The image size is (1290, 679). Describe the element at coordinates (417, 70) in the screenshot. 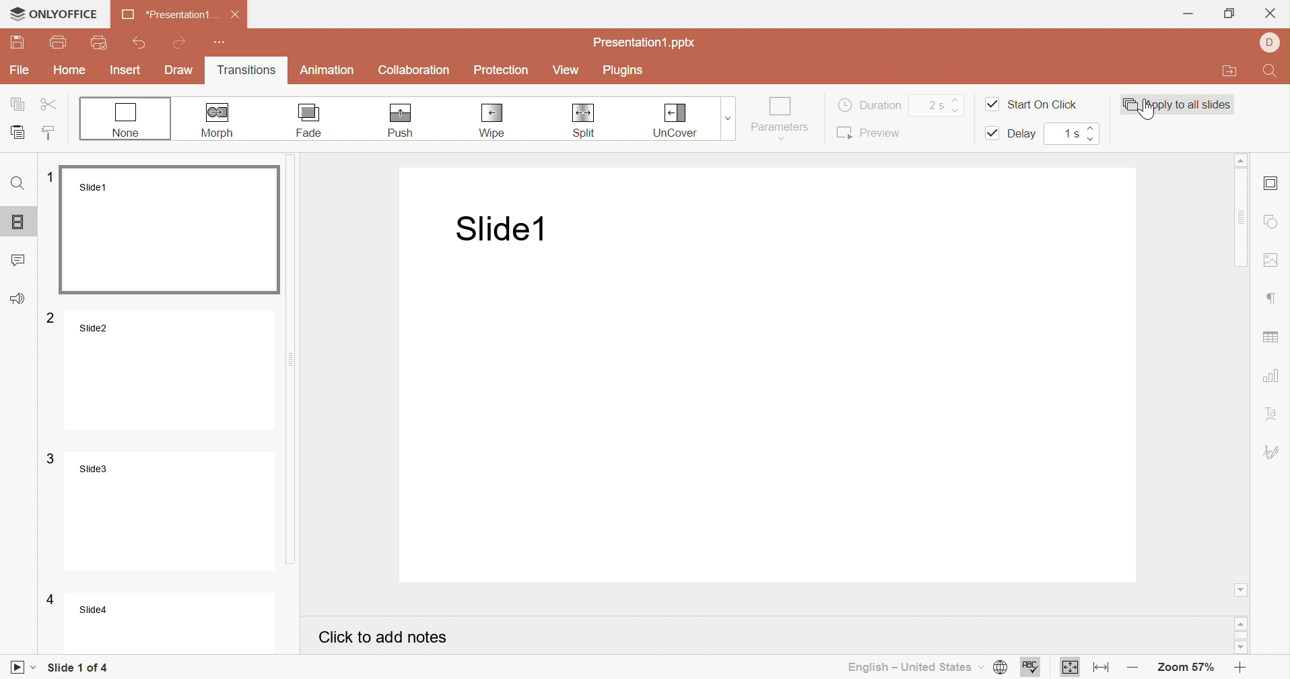

I see `Collaboration` at that location.